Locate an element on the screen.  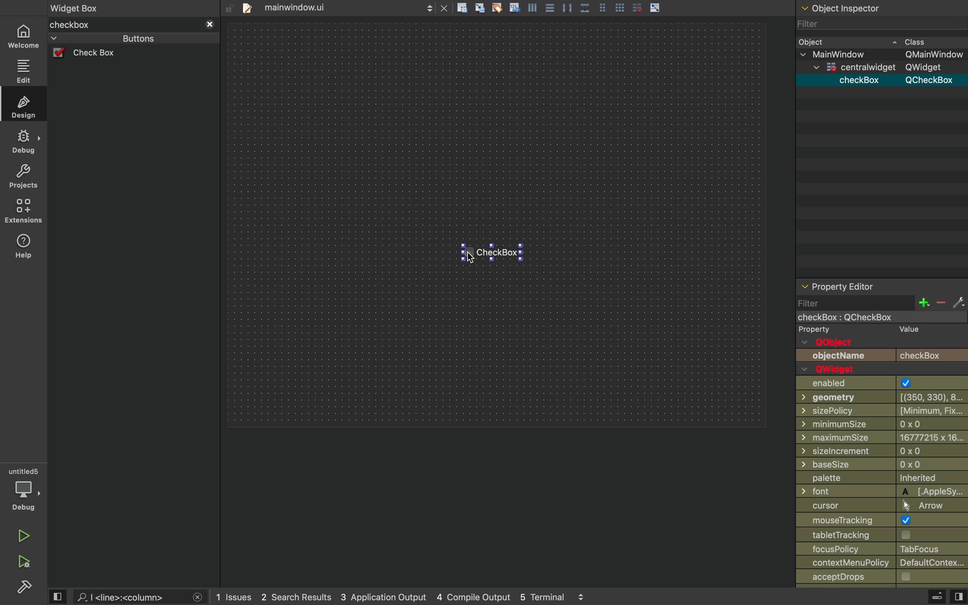
edit is located at coordinates (24, 70).